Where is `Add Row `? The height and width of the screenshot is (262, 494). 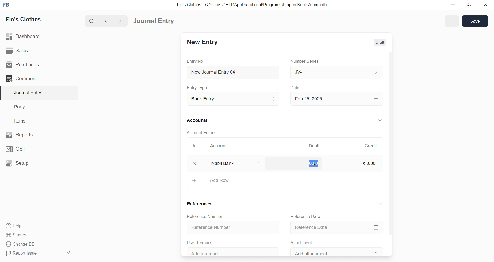 Add Row  is located at coordinates (283, 180).